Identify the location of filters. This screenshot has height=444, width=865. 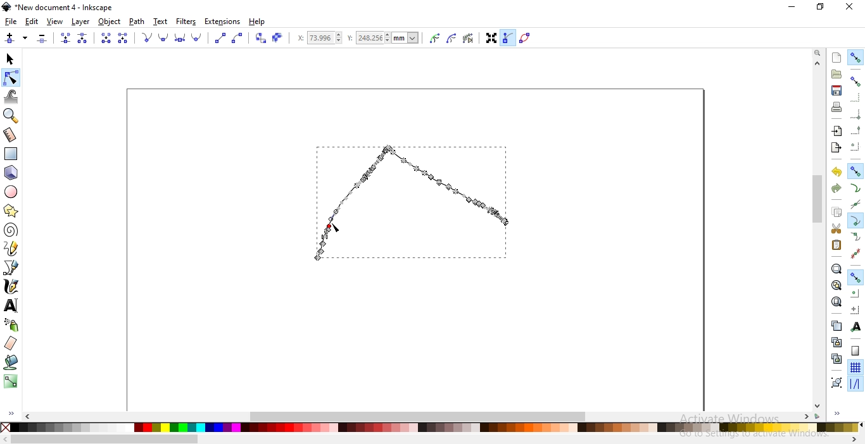
(187, 22).